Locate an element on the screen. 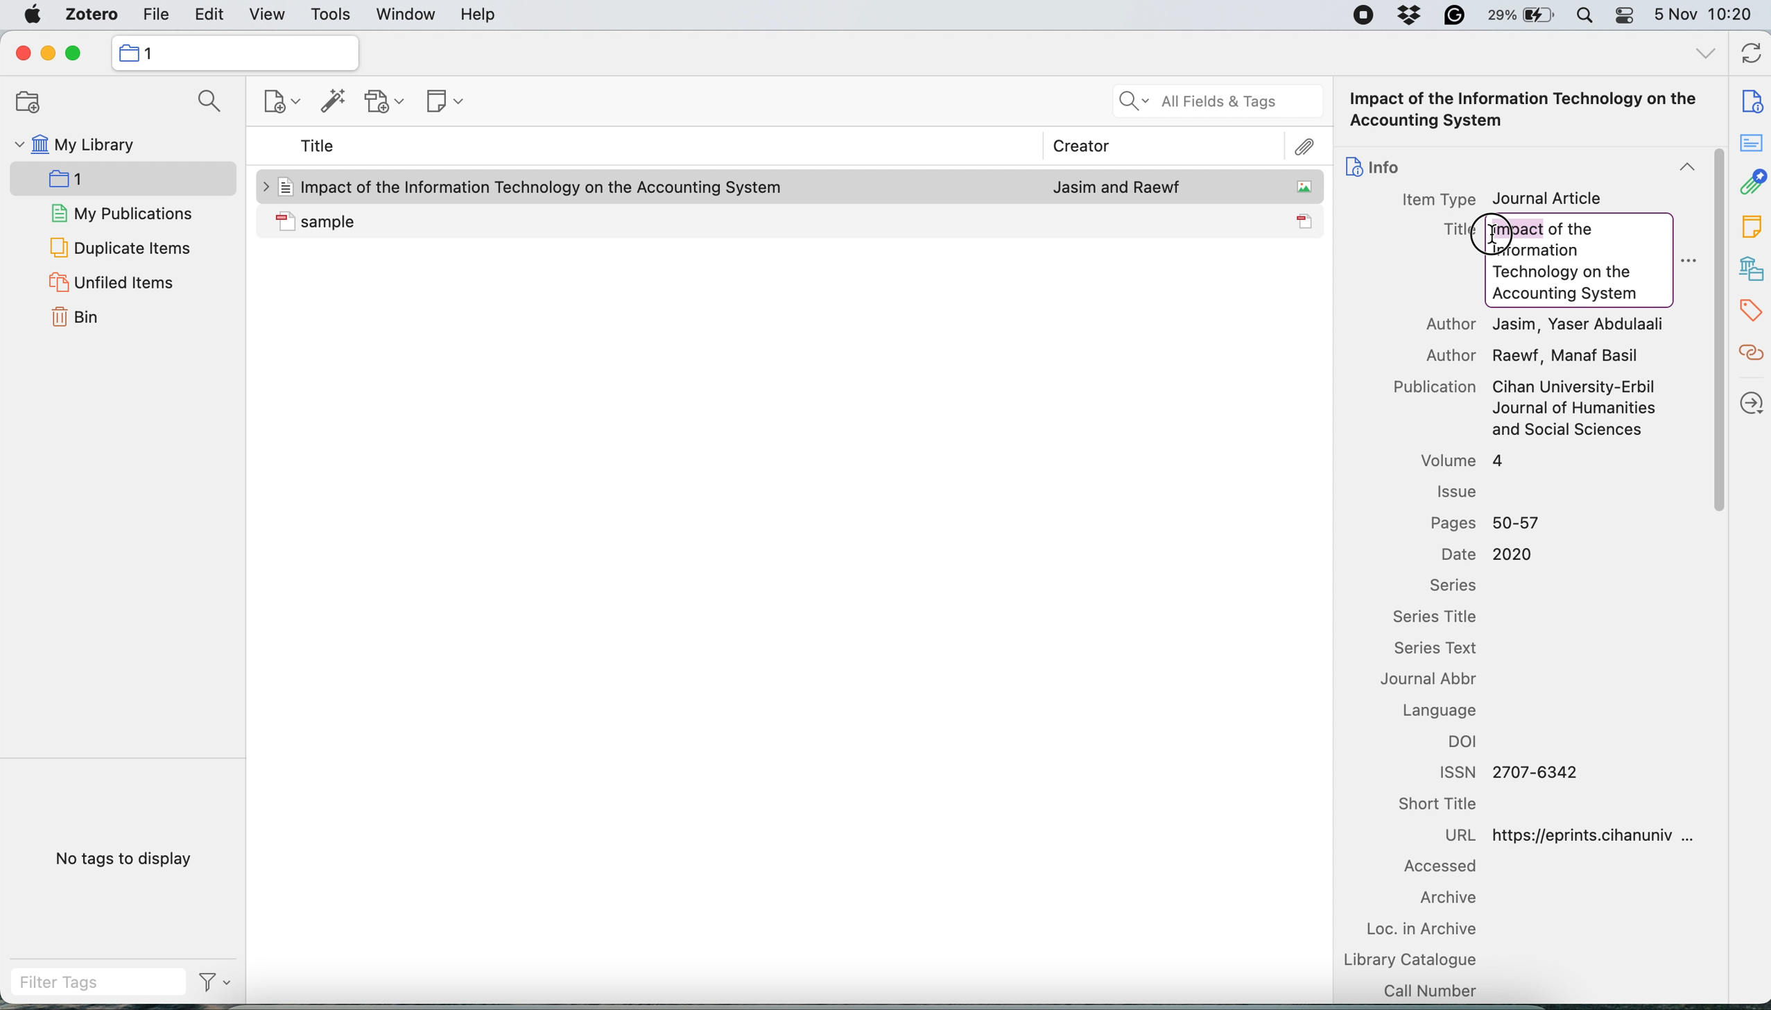  close is located at coordinates (24, 53).